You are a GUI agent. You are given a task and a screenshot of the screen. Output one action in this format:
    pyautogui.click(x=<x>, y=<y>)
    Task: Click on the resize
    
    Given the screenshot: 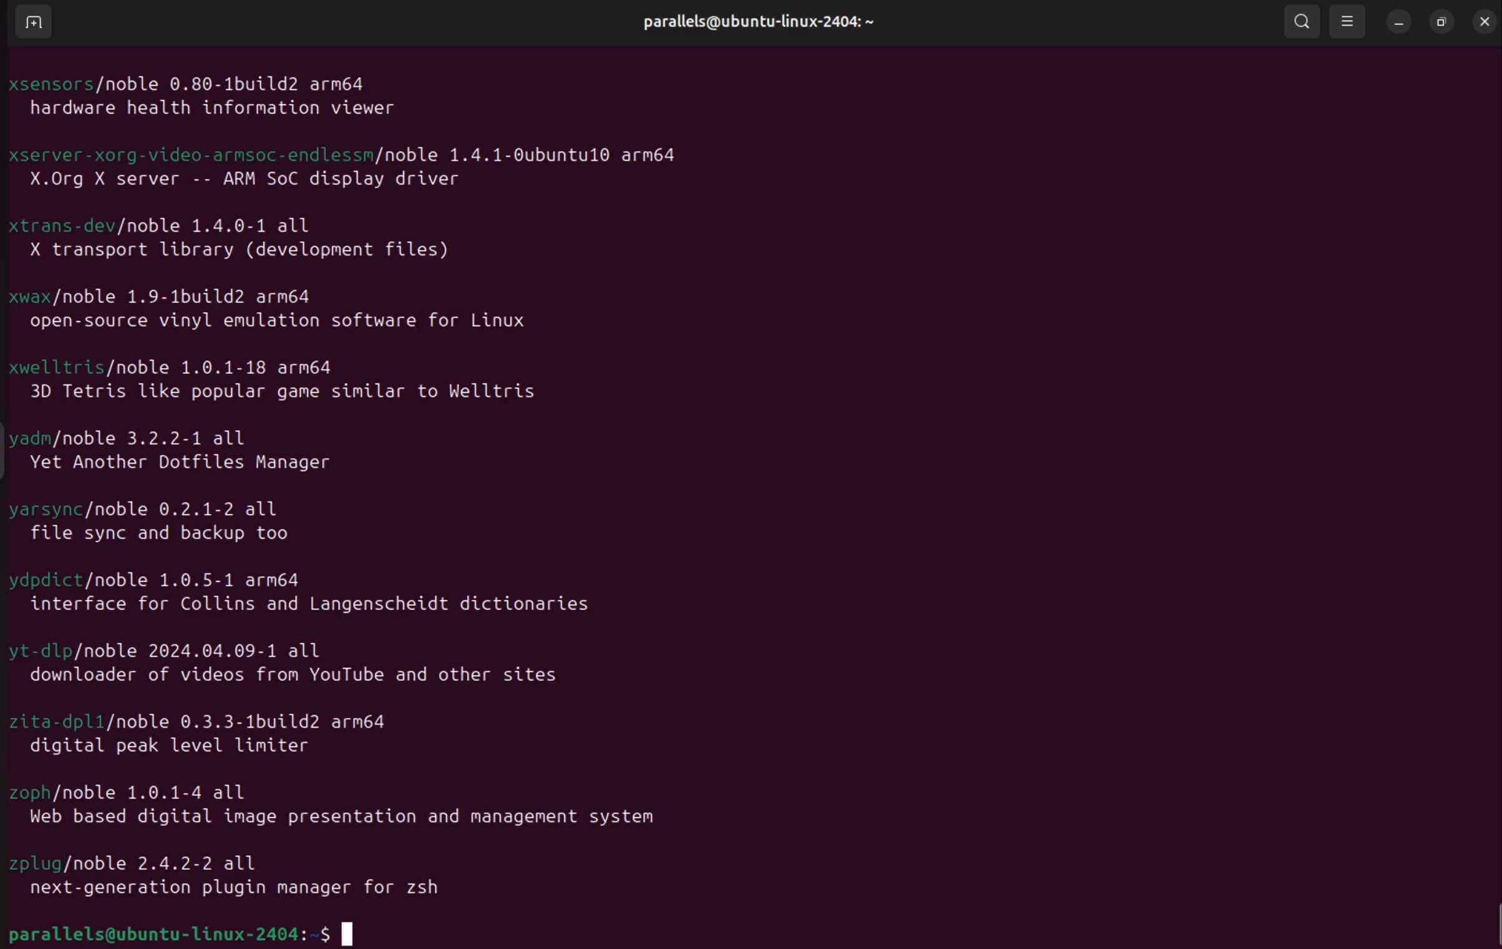 What is the action you would take?
    pyautogui.click(x=1441, y=22)
    